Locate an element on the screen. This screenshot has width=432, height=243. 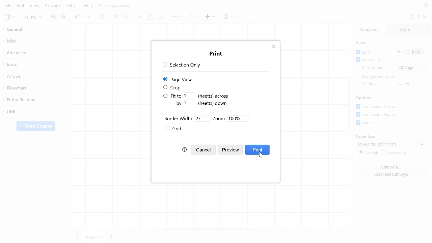
Print is located at coordinates (259, 150).